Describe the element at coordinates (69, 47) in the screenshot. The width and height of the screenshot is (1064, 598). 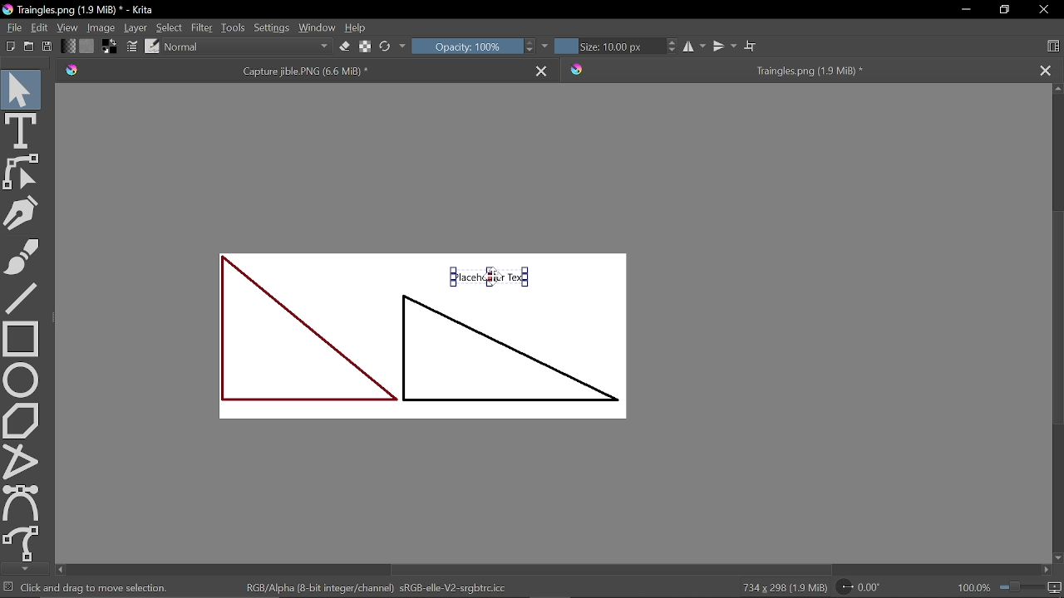
I see `Fill gradient` at that location.